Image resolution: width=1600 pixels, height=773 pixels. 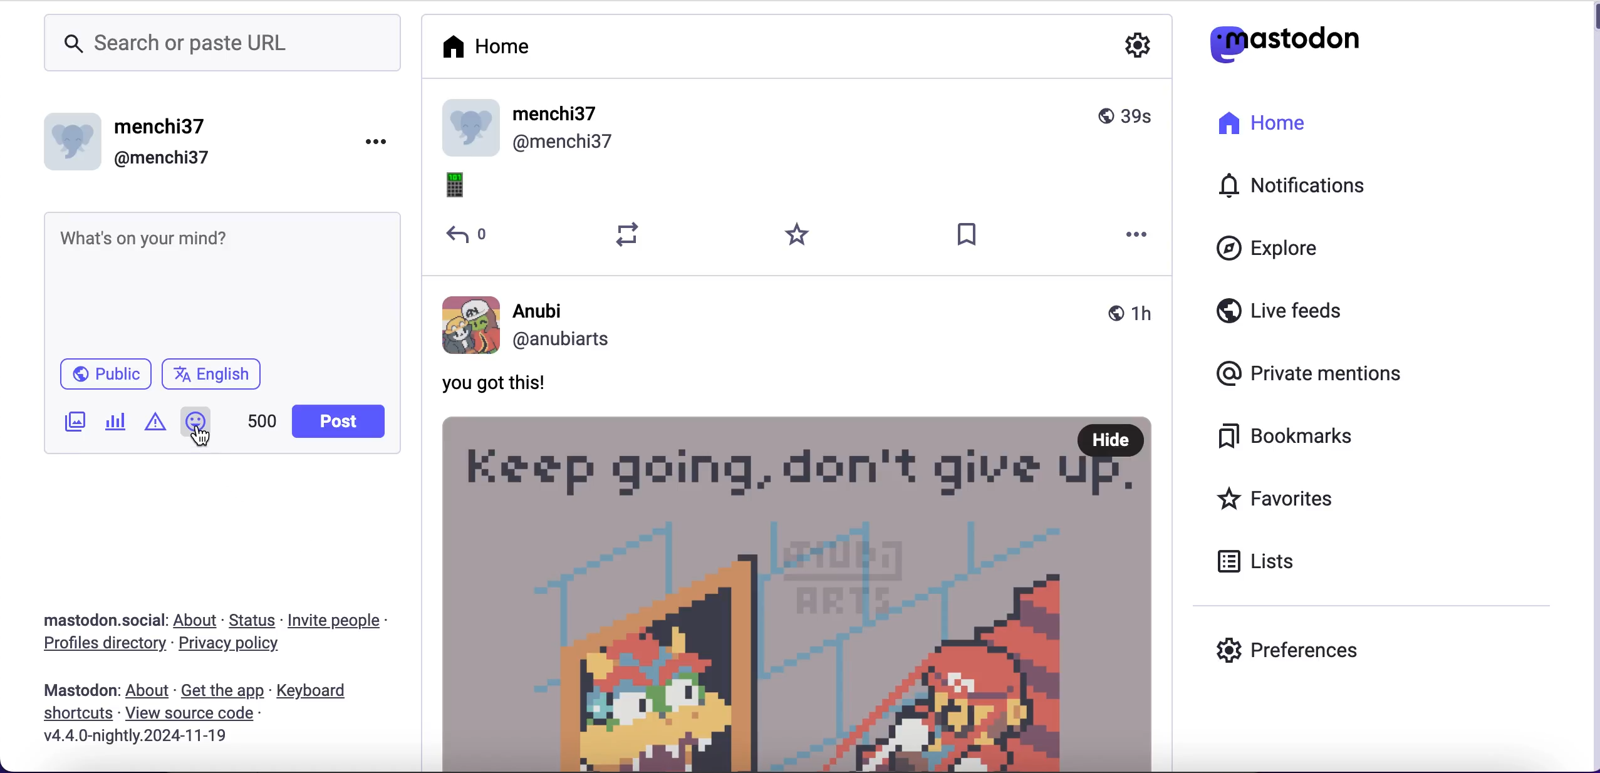 I want to click on reply, so click(x=469, y=236).